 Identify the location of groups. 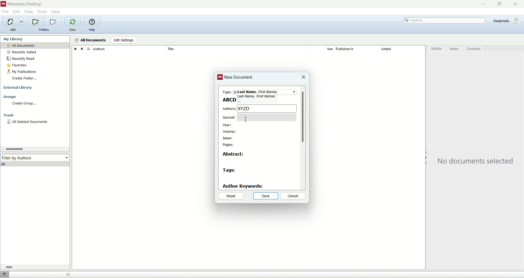
(10, 97).